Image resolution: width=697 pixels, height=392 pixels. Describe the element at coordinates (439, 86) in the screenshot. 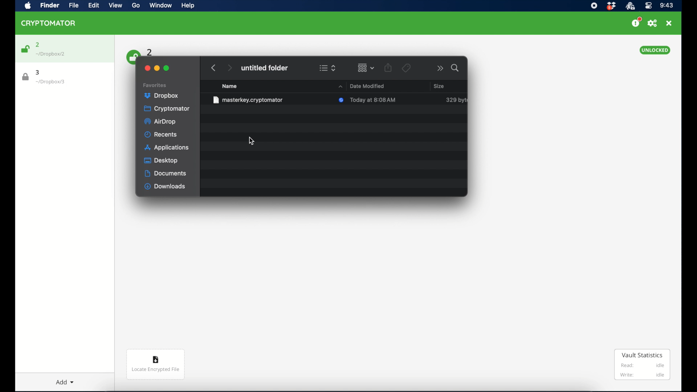

I see `size` at that location.